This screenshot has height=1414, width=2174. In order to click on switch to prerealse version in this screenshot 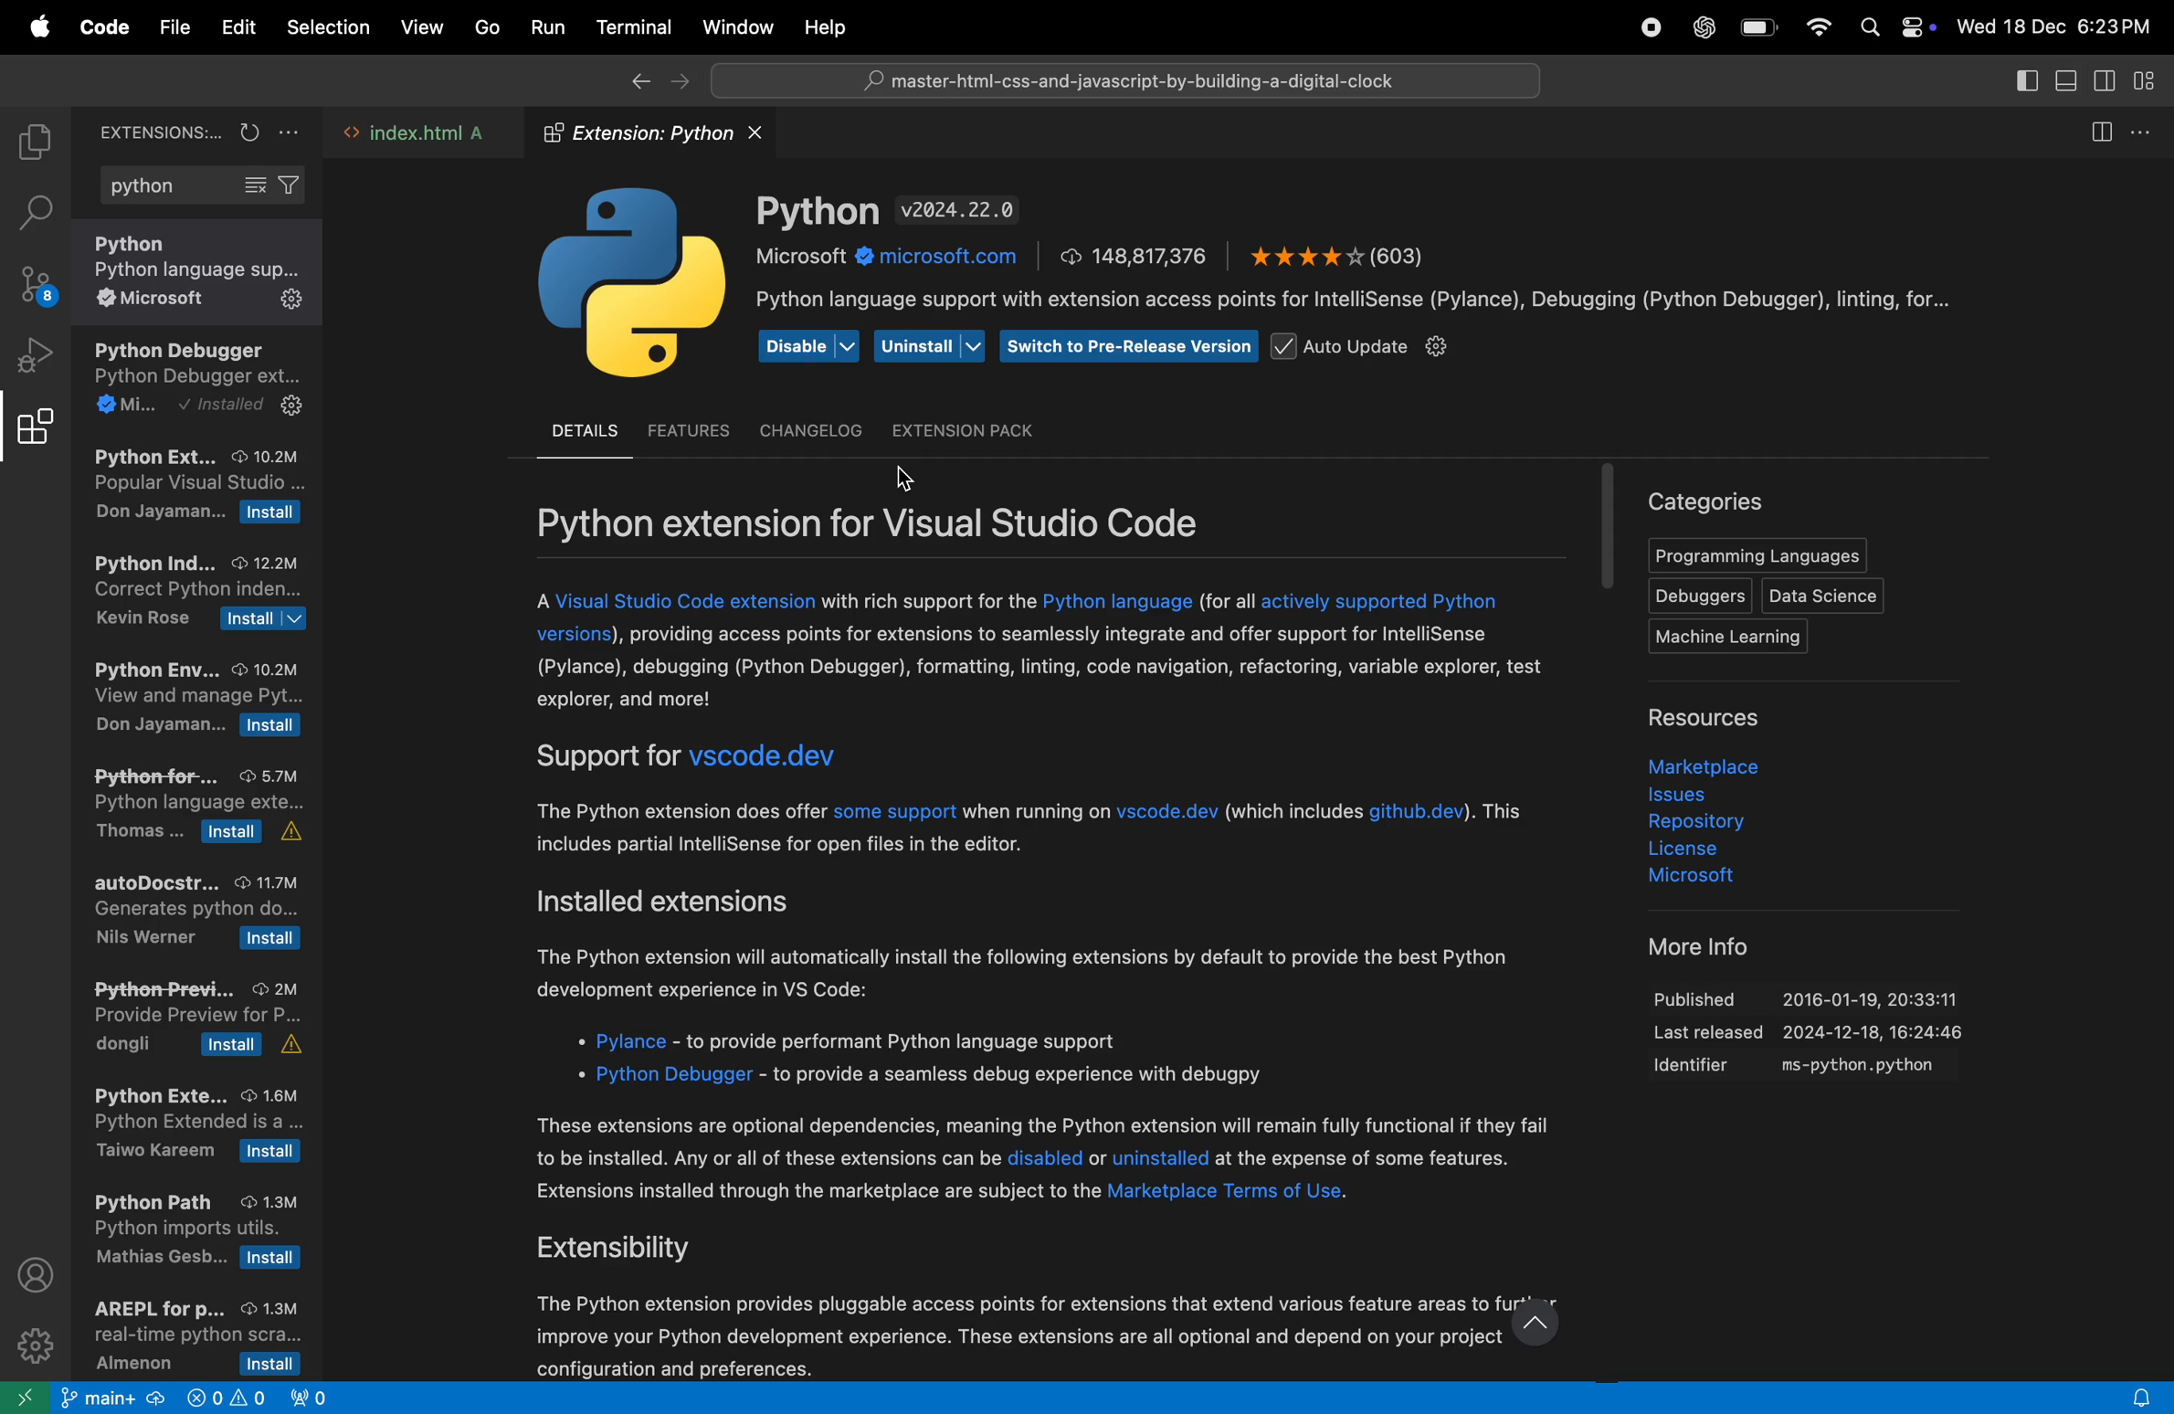, I will do `click(1128, 345)`.